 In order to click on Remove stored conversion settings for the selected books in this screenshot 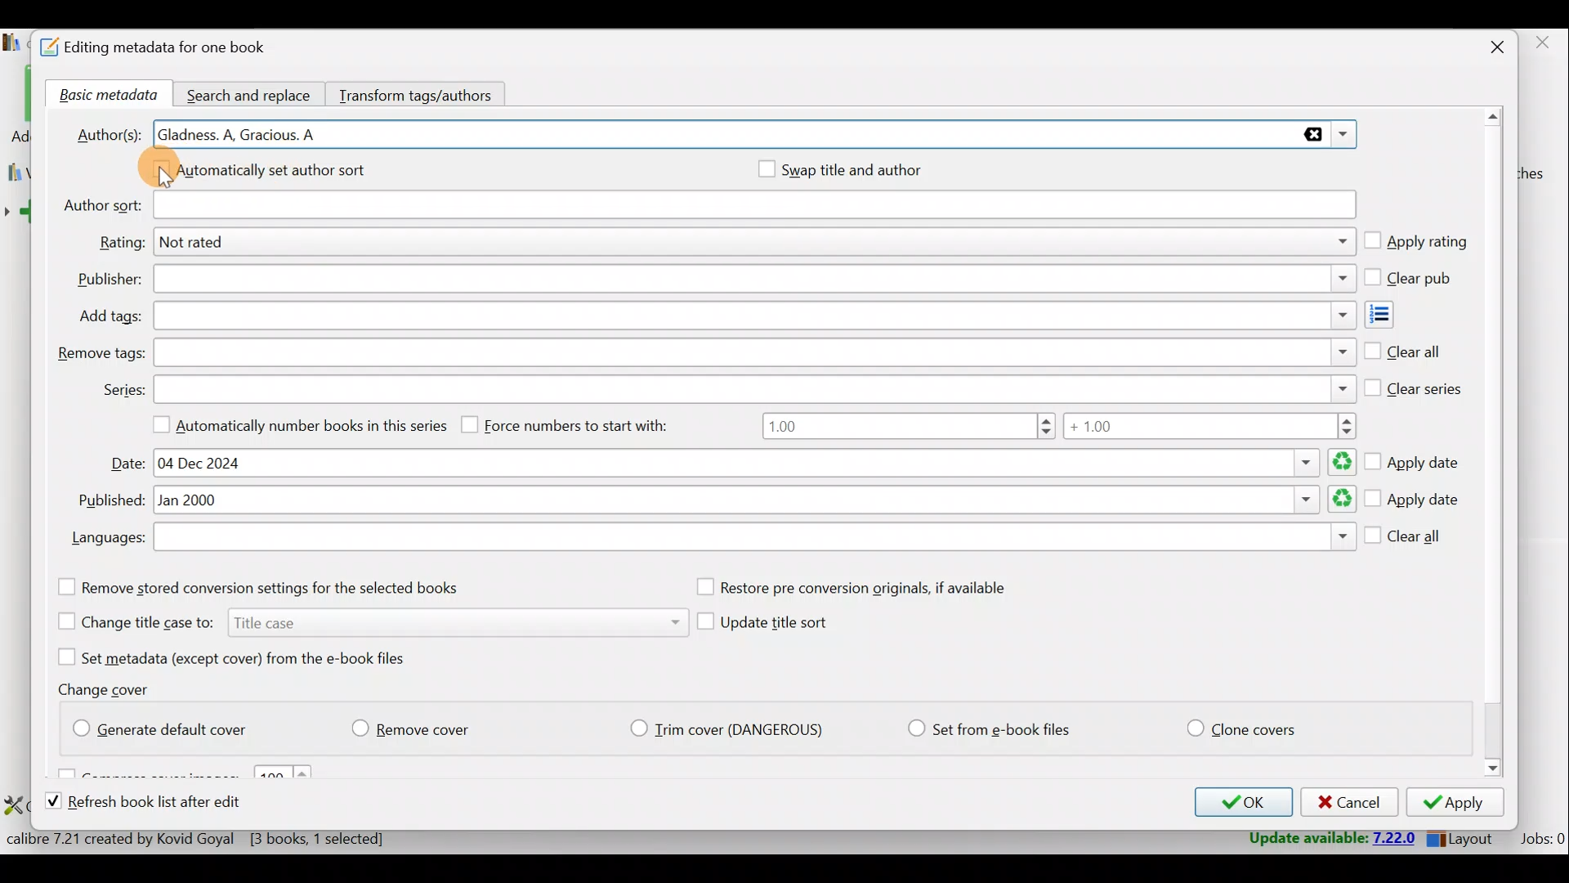, I will do `click(280, 587)`.